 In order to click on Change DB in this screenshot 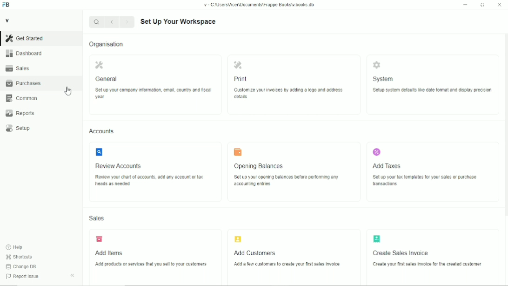, I will do `click(21, 266)`.